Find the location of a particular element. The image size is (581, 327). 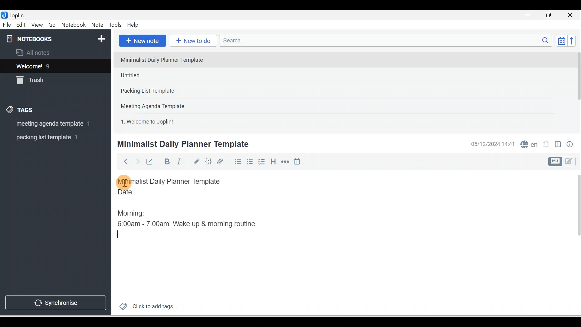

Checkbox is located at coordinates (261, 162).